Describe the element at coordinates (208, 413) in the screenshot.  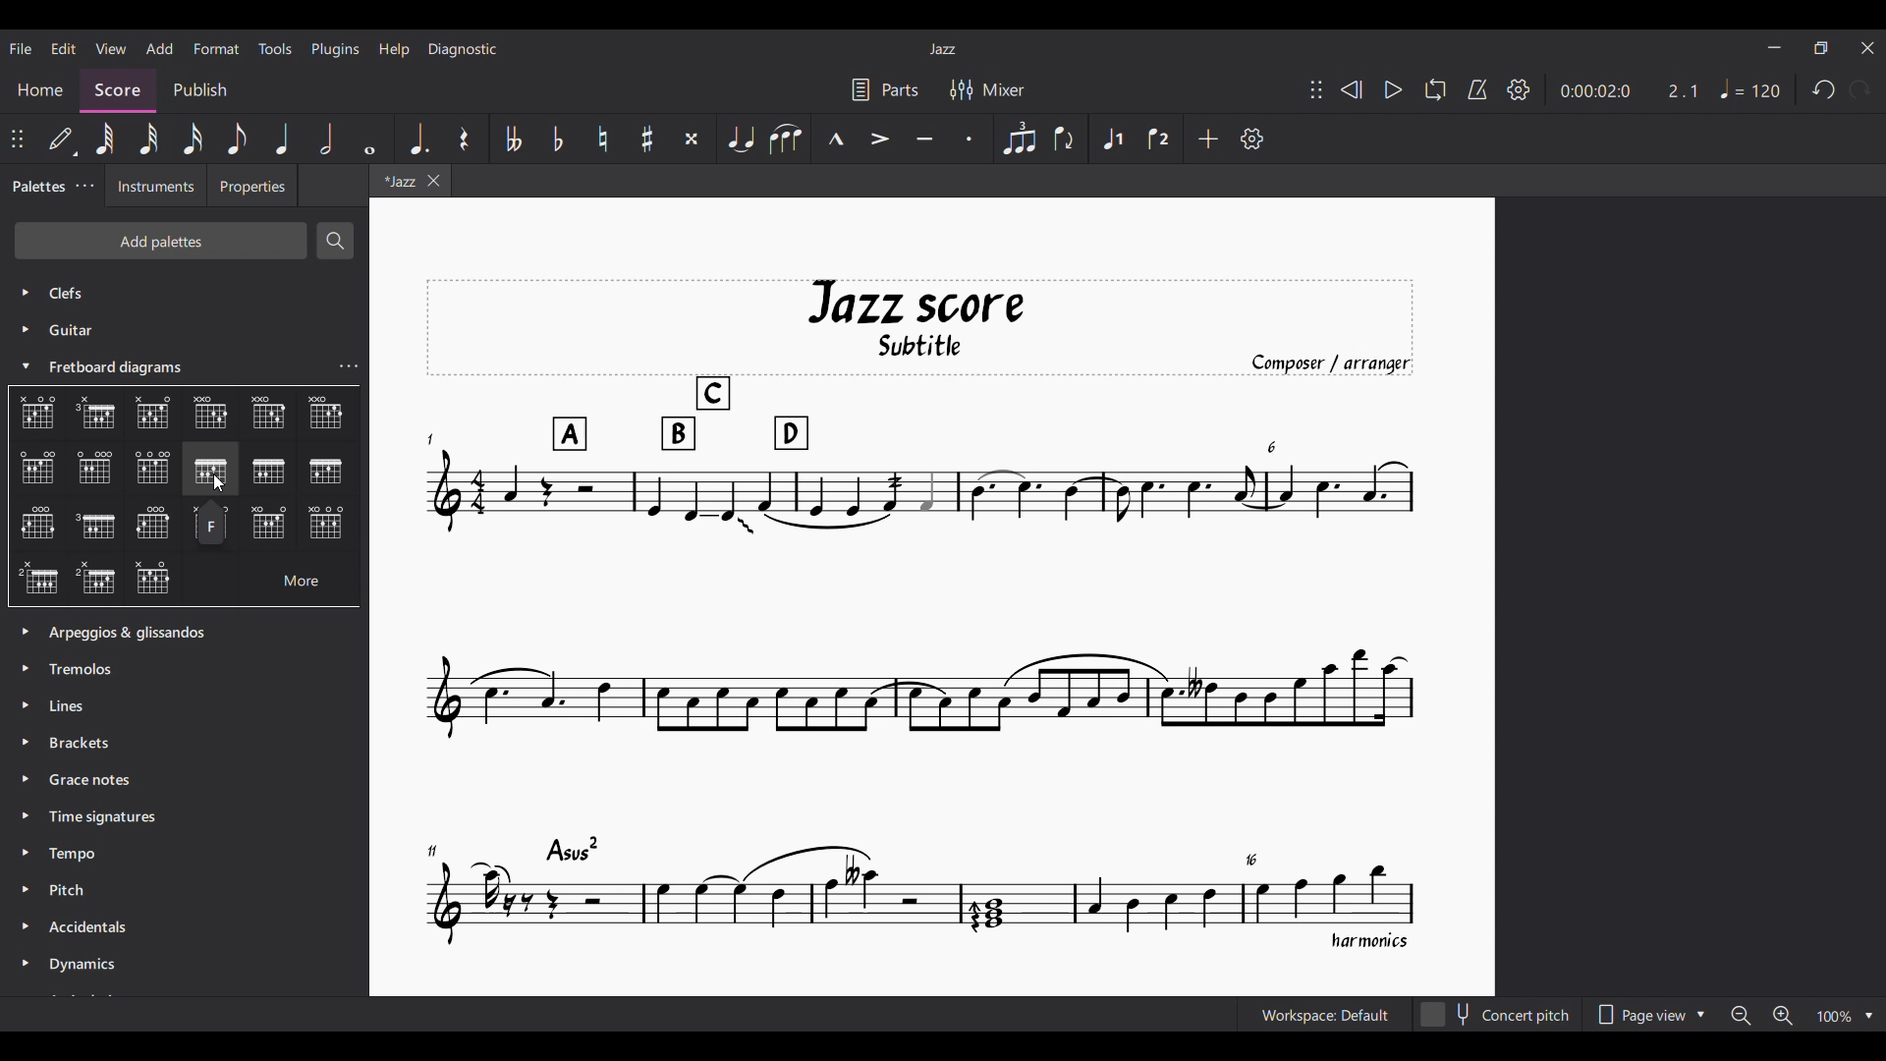
I see `Chart4` at that location.